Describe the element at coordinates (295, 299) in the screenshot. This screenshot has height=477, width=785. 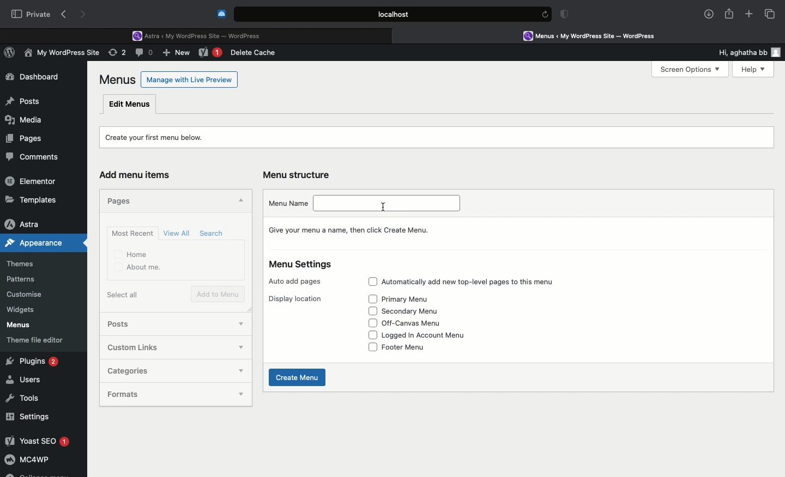
I see `Display location` at that location.